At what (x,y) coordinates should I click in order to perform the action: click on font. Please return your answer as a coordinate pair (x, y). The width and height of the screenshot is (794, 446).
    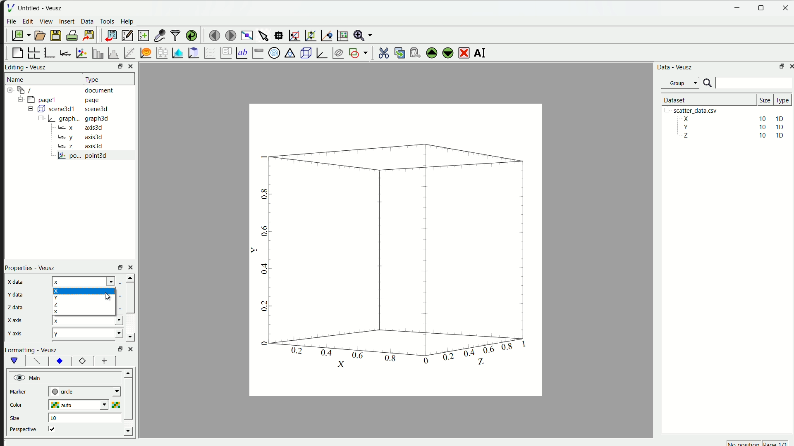
    Looking at the image, I should click on (104, 361).